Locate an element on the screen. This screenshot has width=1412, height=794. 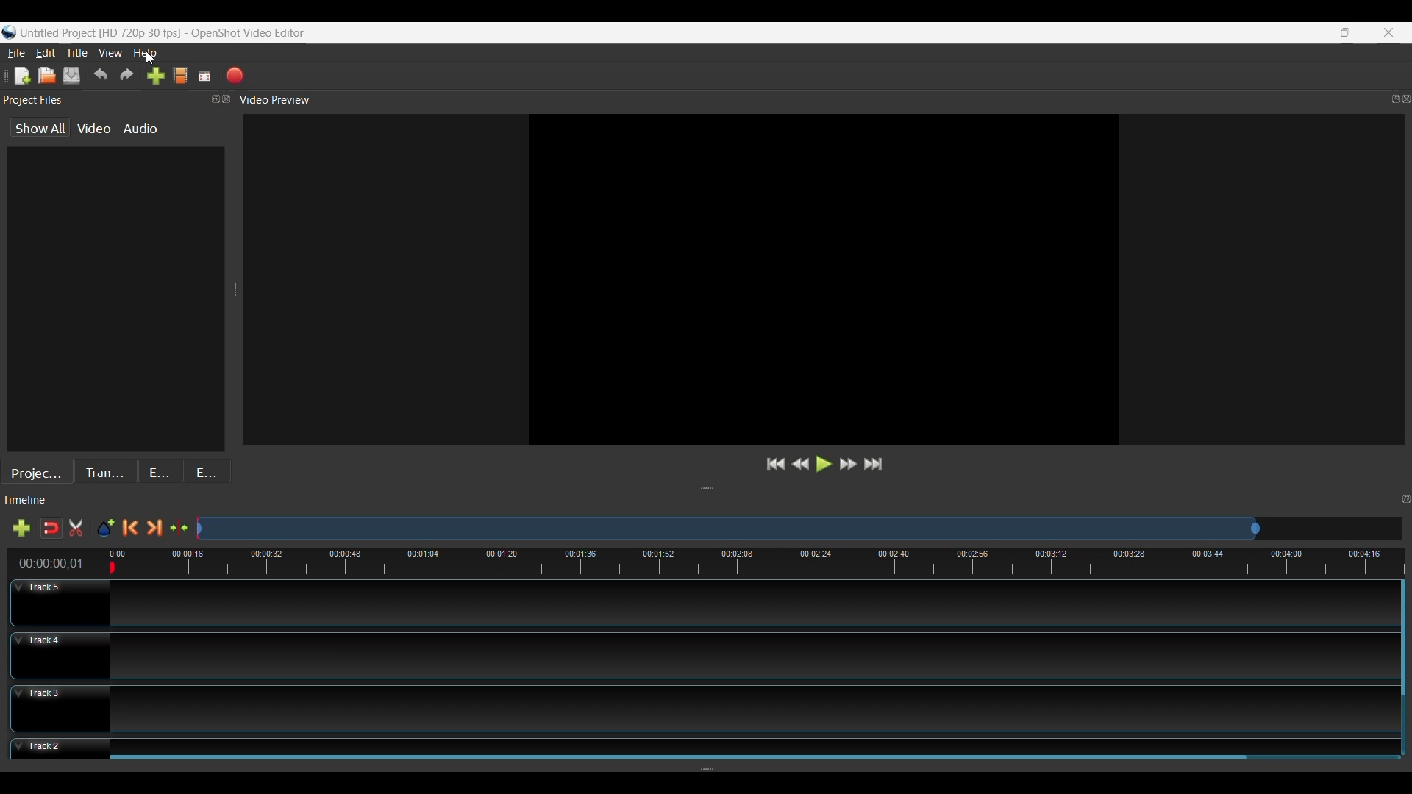
Project Files Panel is located at coordinates (118, 100).